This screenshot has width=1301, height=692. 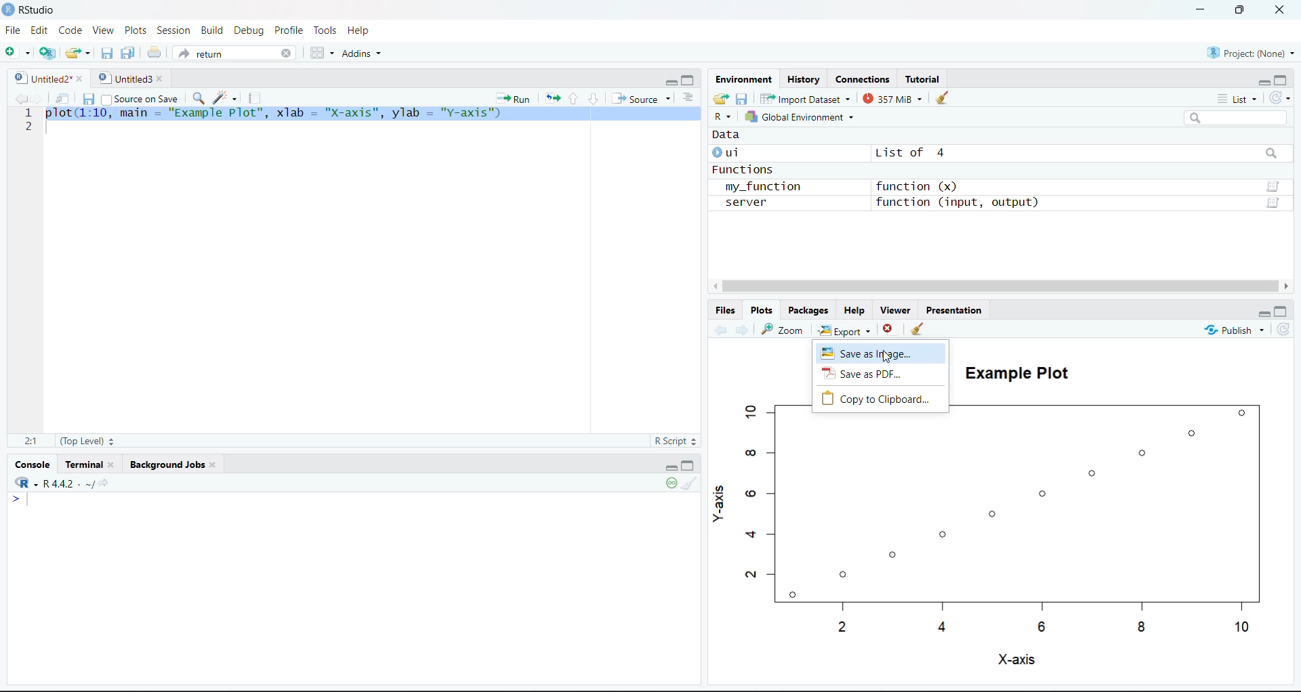 I want to click on Close, so click(x=1282, y=12).